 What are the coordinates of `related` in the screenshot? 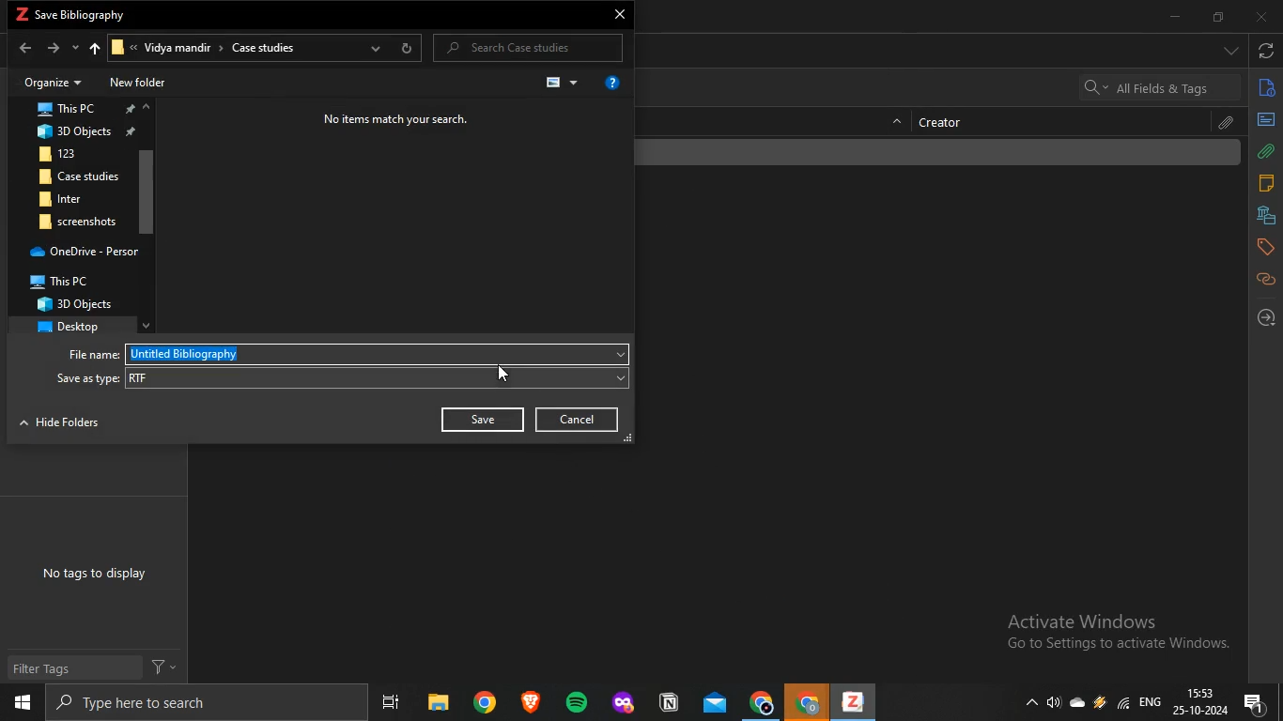 It's located at (1265, 280).